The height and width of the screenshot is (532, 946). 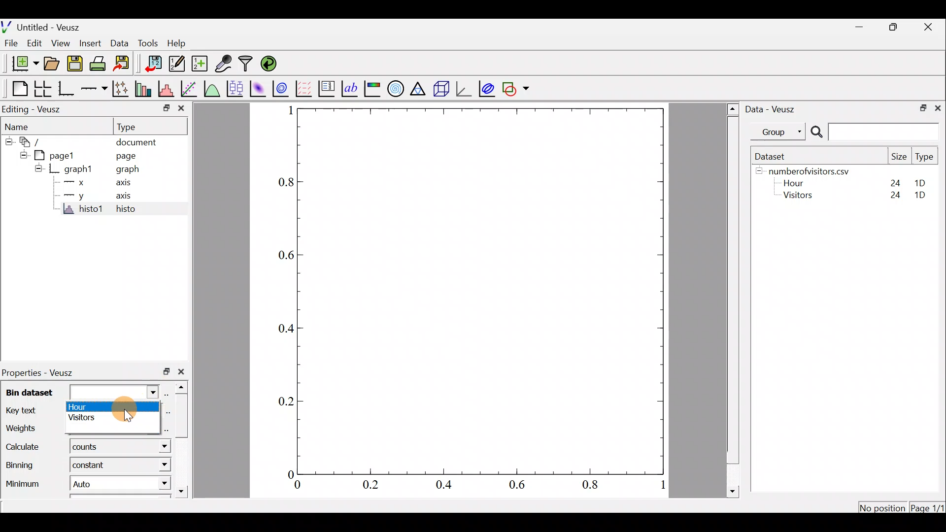 I want to click on Data, so click(x=119, y=42).